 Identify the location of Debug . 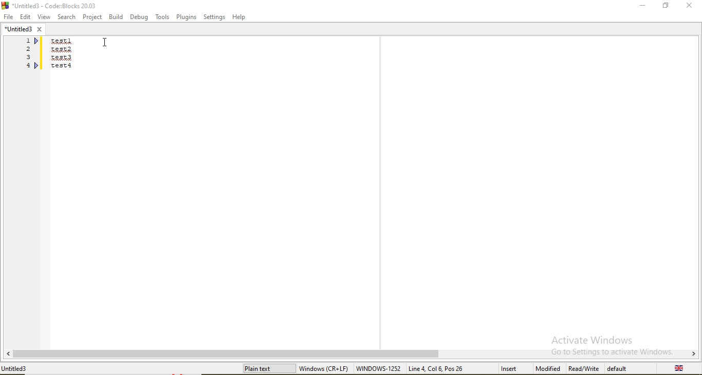
(139, 16).